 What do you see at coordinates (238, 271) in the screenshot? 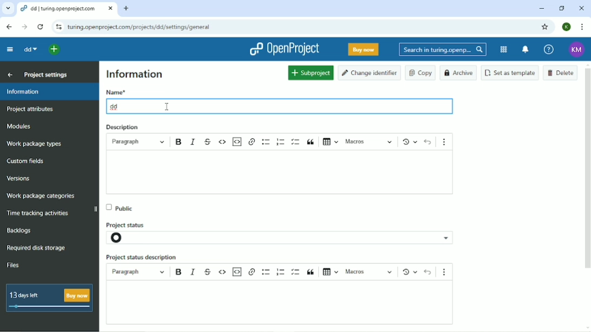
I see `insert code snippet` at bounding box center [238, 271].